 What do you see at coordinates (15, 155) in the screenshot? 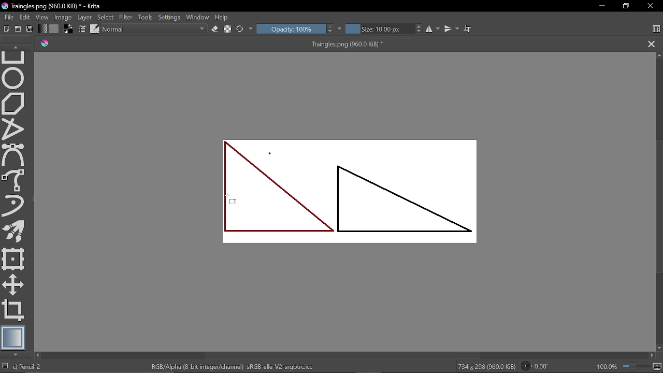
I see `Bezier curve tool` at bounding box center [15, 155].